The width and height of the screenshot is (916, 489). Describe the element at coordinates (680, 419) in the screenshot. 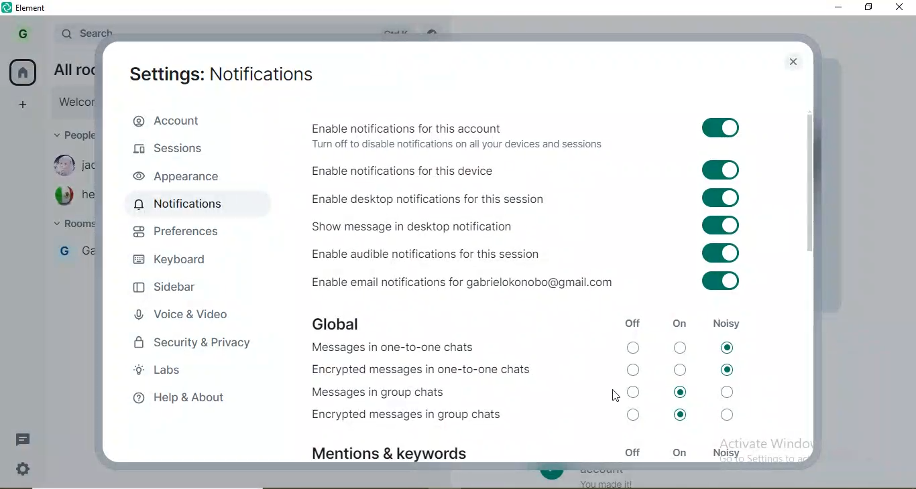

I see `switch on` at that location.